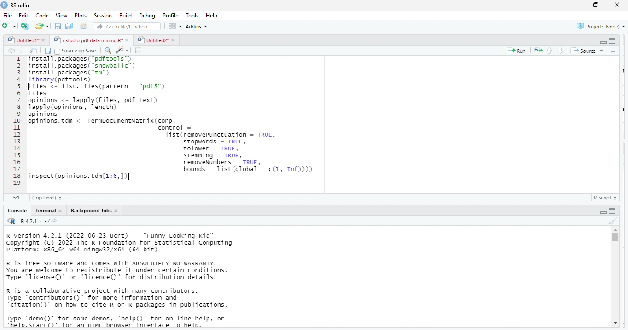 The image size is (628, 330). What do you see at coordinates (615, 324) in the screenshot?
I see `scroll down` at bounding box center [615, 324].